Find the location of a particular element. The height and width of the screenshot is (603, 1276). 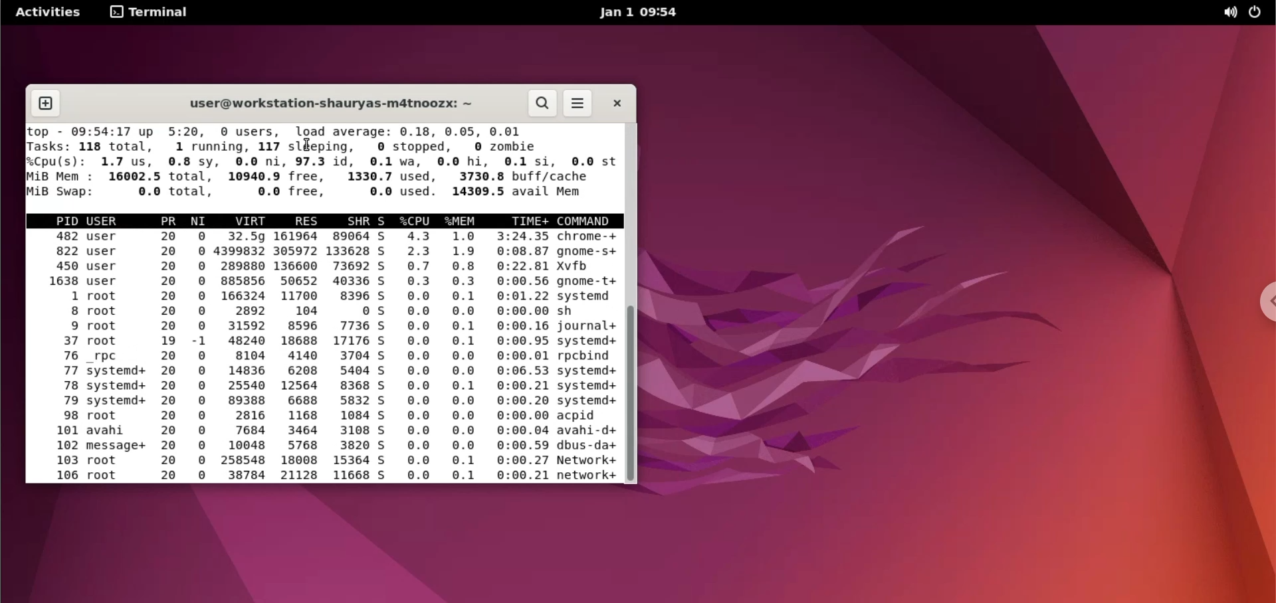

memory usage is located at coordinates (465, 358).